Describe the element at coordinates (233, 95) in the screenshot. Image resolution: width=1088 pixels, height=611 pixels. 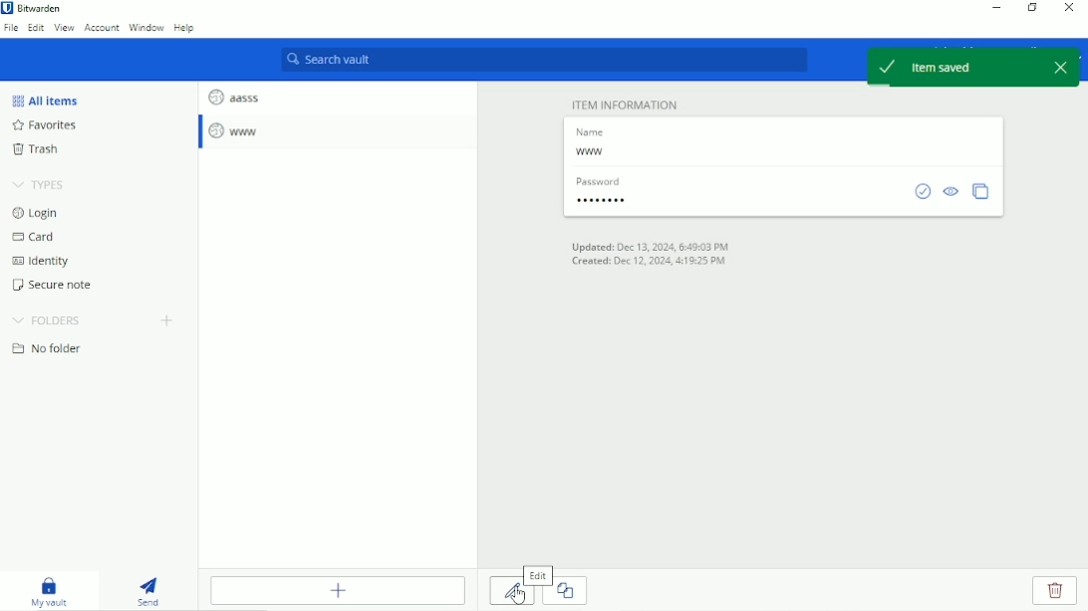
I see `aasss` at that location.